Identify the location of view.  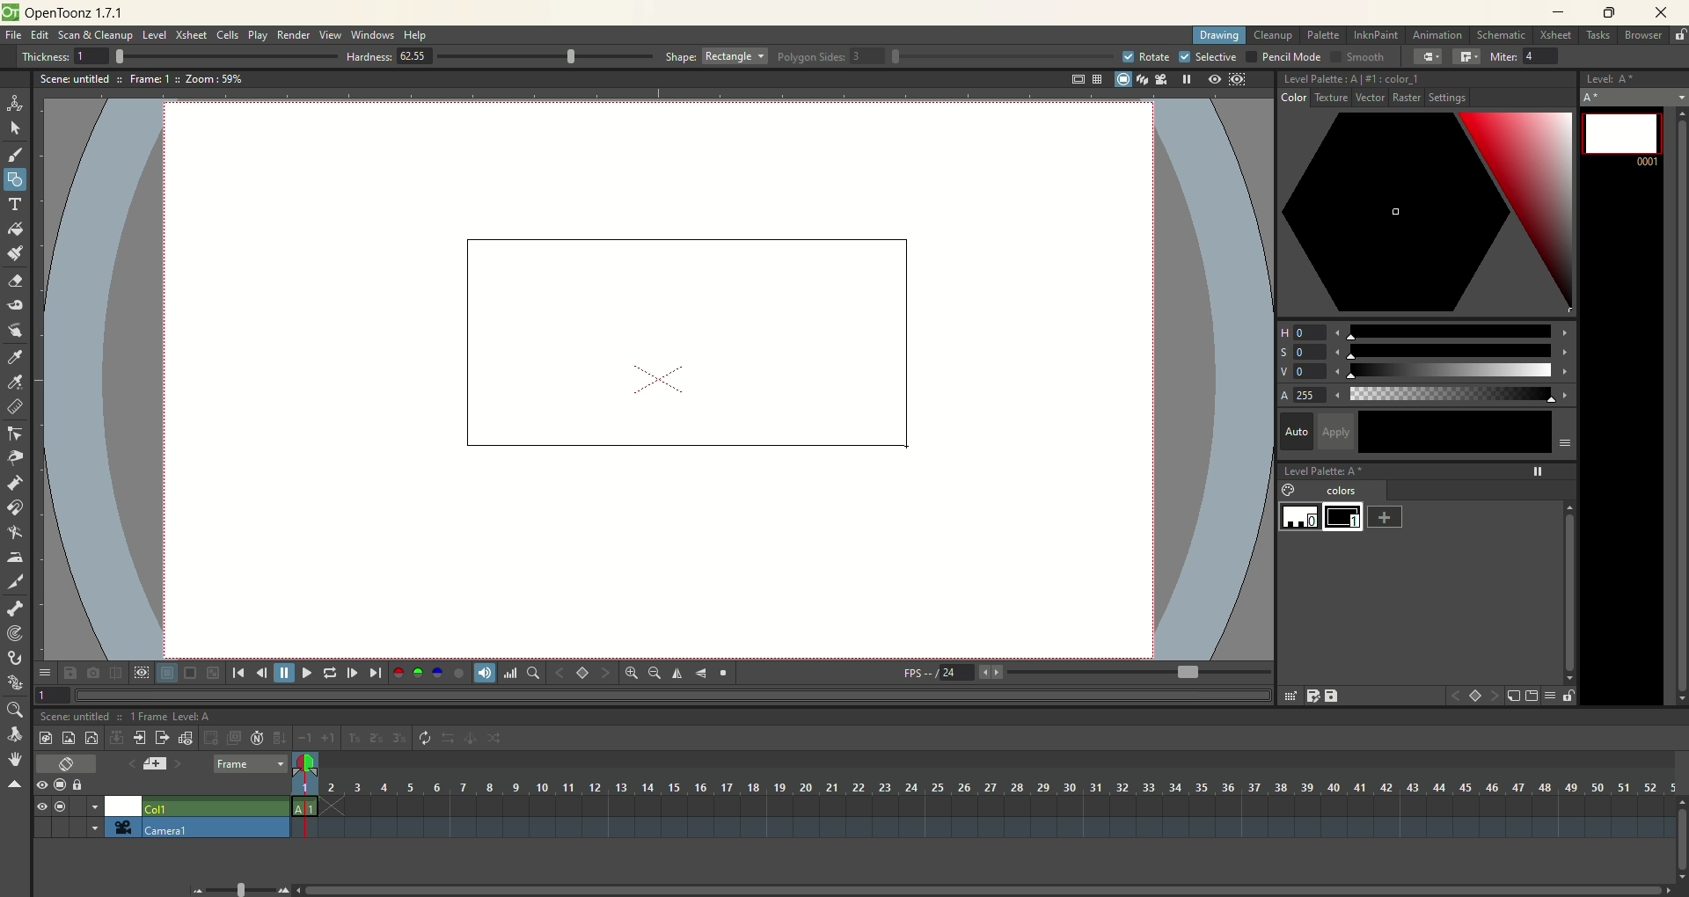
(38, 806).